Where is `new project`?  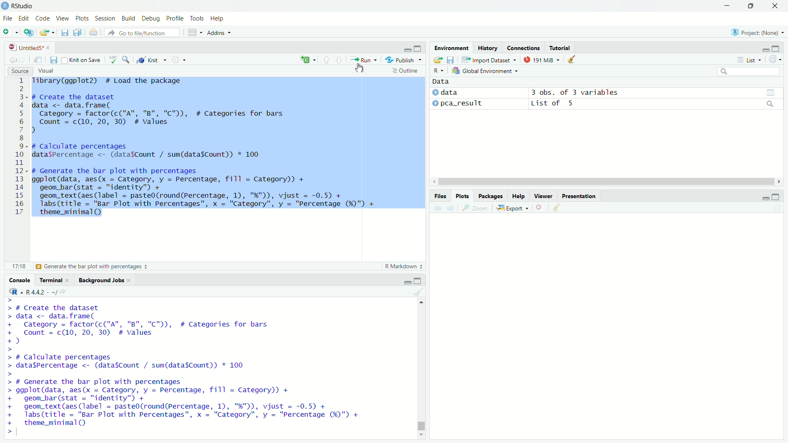 new project is located at coordinates (28, 33).